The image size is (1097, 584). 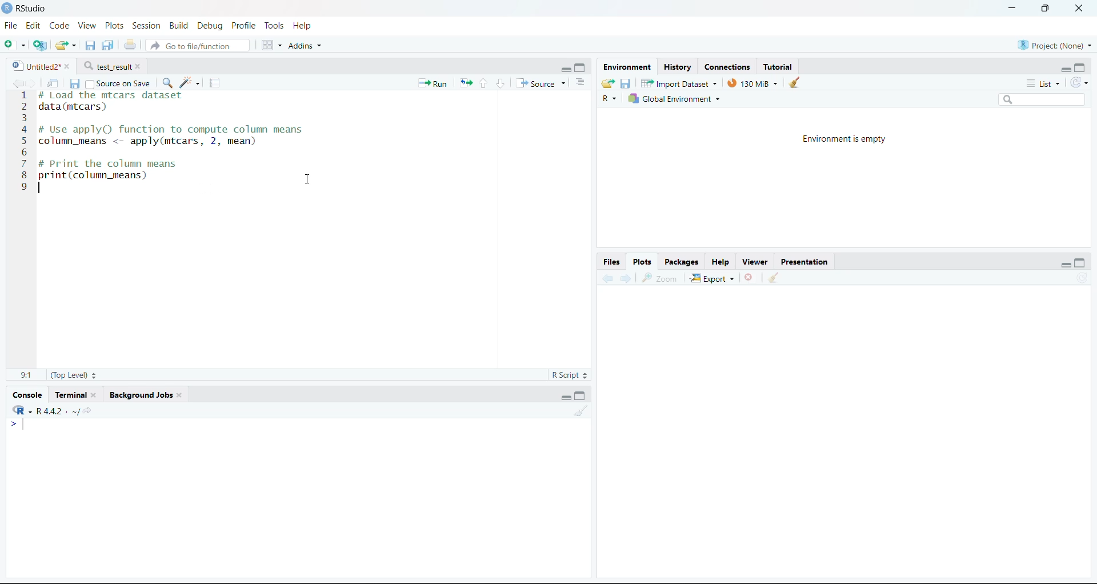 I want to click on Refresh the list of objects in the environment, so click(x=1079, y=82).